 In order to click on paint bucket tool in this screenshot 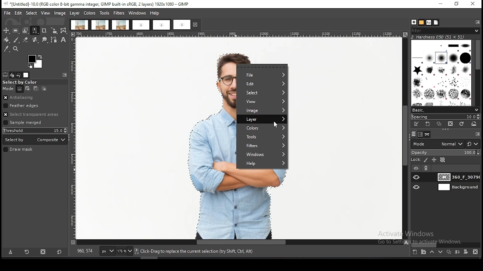, I will do `click(6, 40)`.